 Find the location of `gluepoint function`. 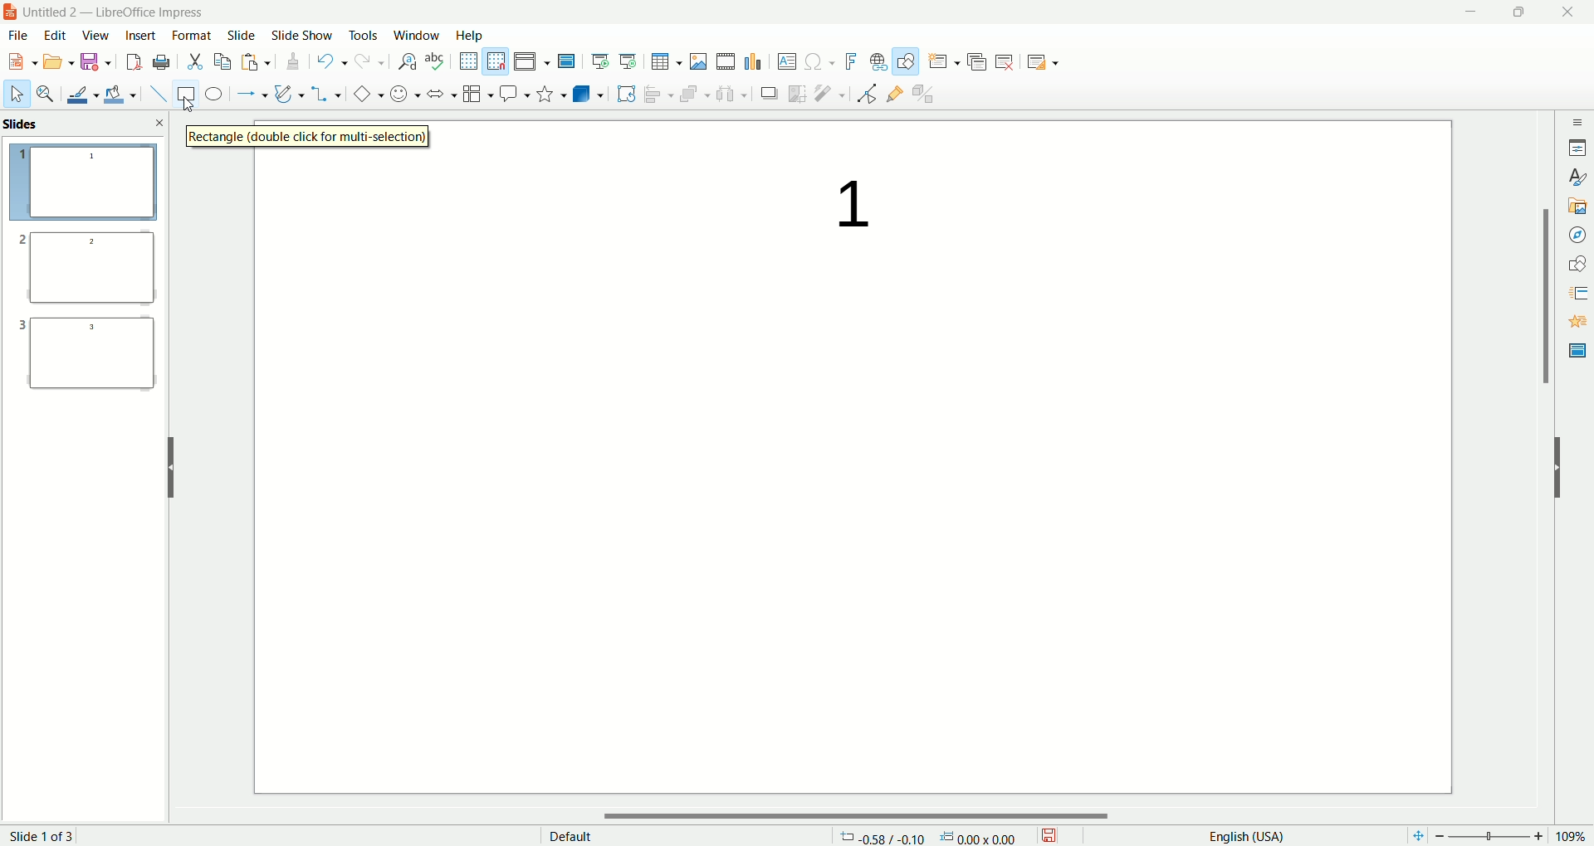

gluepoint function is located at coordinates (894, 95).